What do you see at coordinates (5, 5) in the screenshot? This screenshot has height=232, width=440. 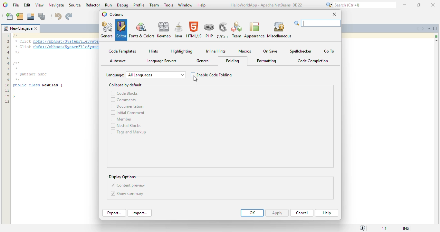 I see `logo` at bounding box center [5, 5].